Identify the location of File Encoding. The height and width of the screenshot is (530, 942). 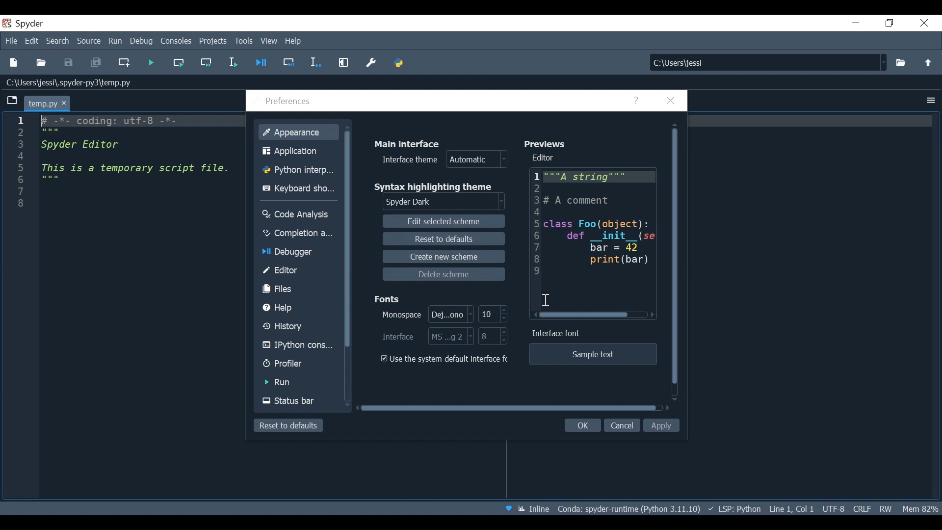
(833, 509).